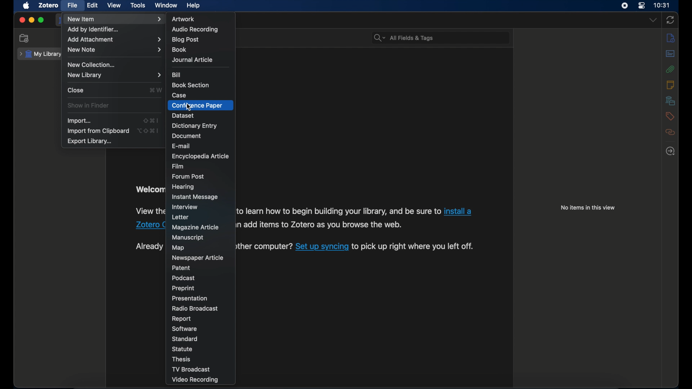  What do you see at coordinates (183, 288) in the screenshot?
I see `preprint` at bounding box center [183, 288].